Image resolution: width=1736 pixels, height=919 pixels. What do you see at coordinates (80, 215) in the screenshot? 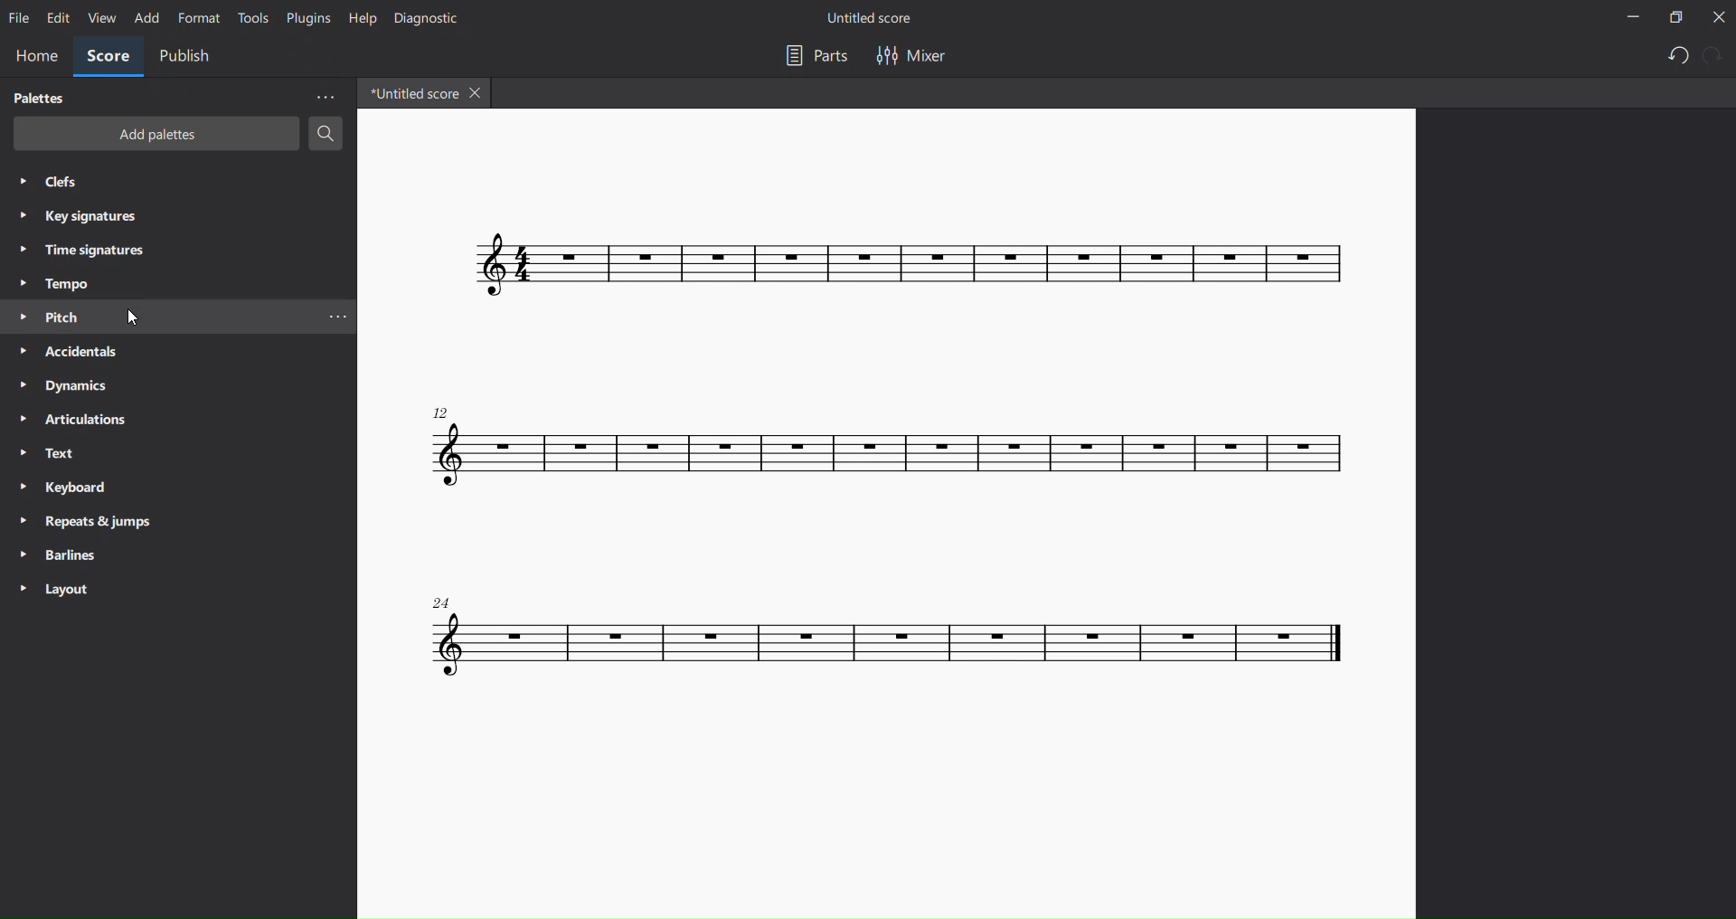
I see `key signatures` at bounding box center [80, 215].